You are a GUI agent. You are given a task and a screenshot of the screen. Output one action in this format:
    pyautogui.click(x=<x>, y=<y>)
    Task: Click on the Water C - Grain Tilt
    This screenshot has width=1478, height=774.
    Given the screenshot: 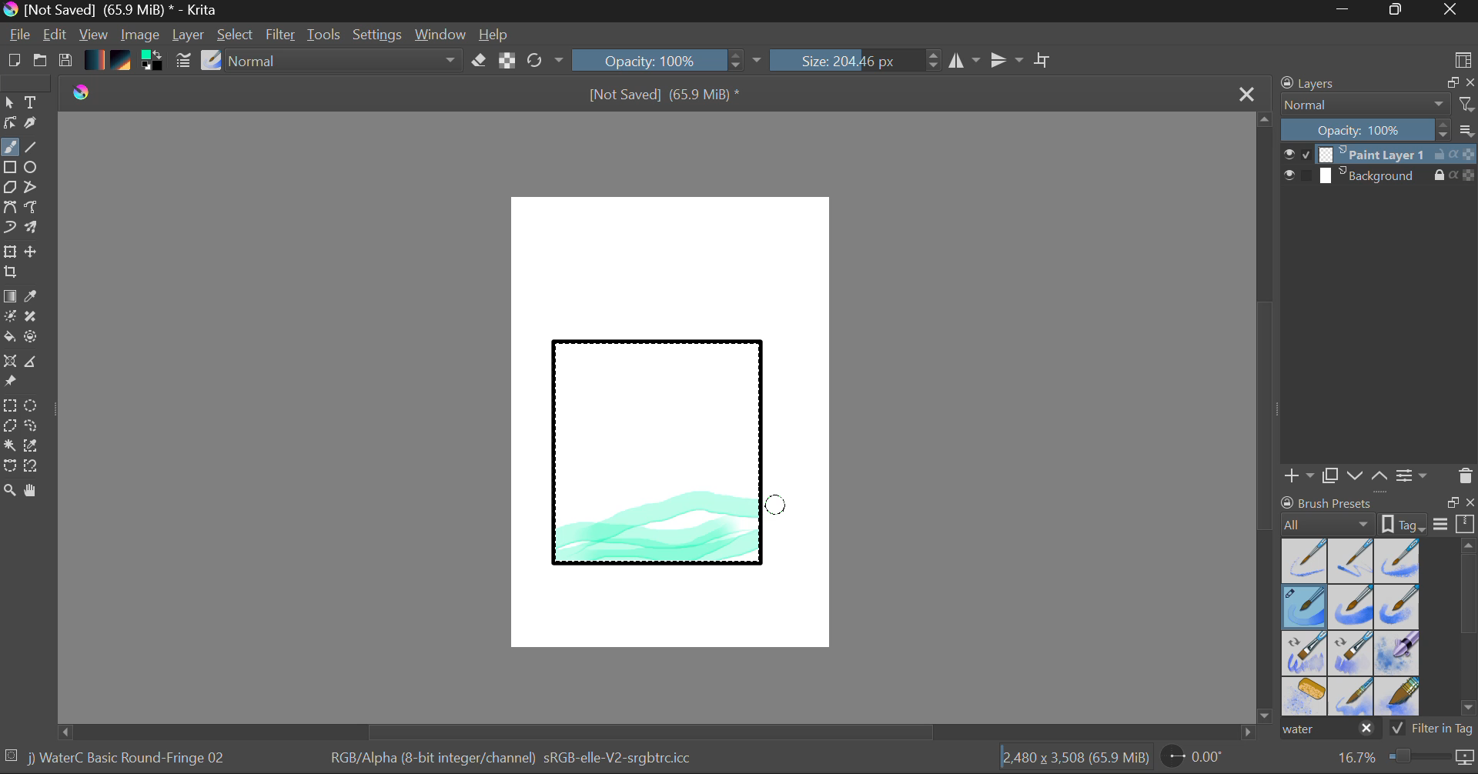 What is the action you would take?
    pyautogui.click(x=1306, y=653)
    